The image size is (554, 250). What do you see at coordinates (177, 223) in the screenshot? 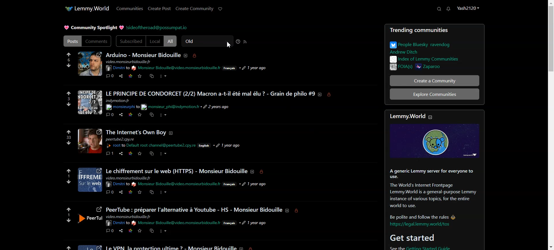
I see `text` at bounding box center [177, 223].